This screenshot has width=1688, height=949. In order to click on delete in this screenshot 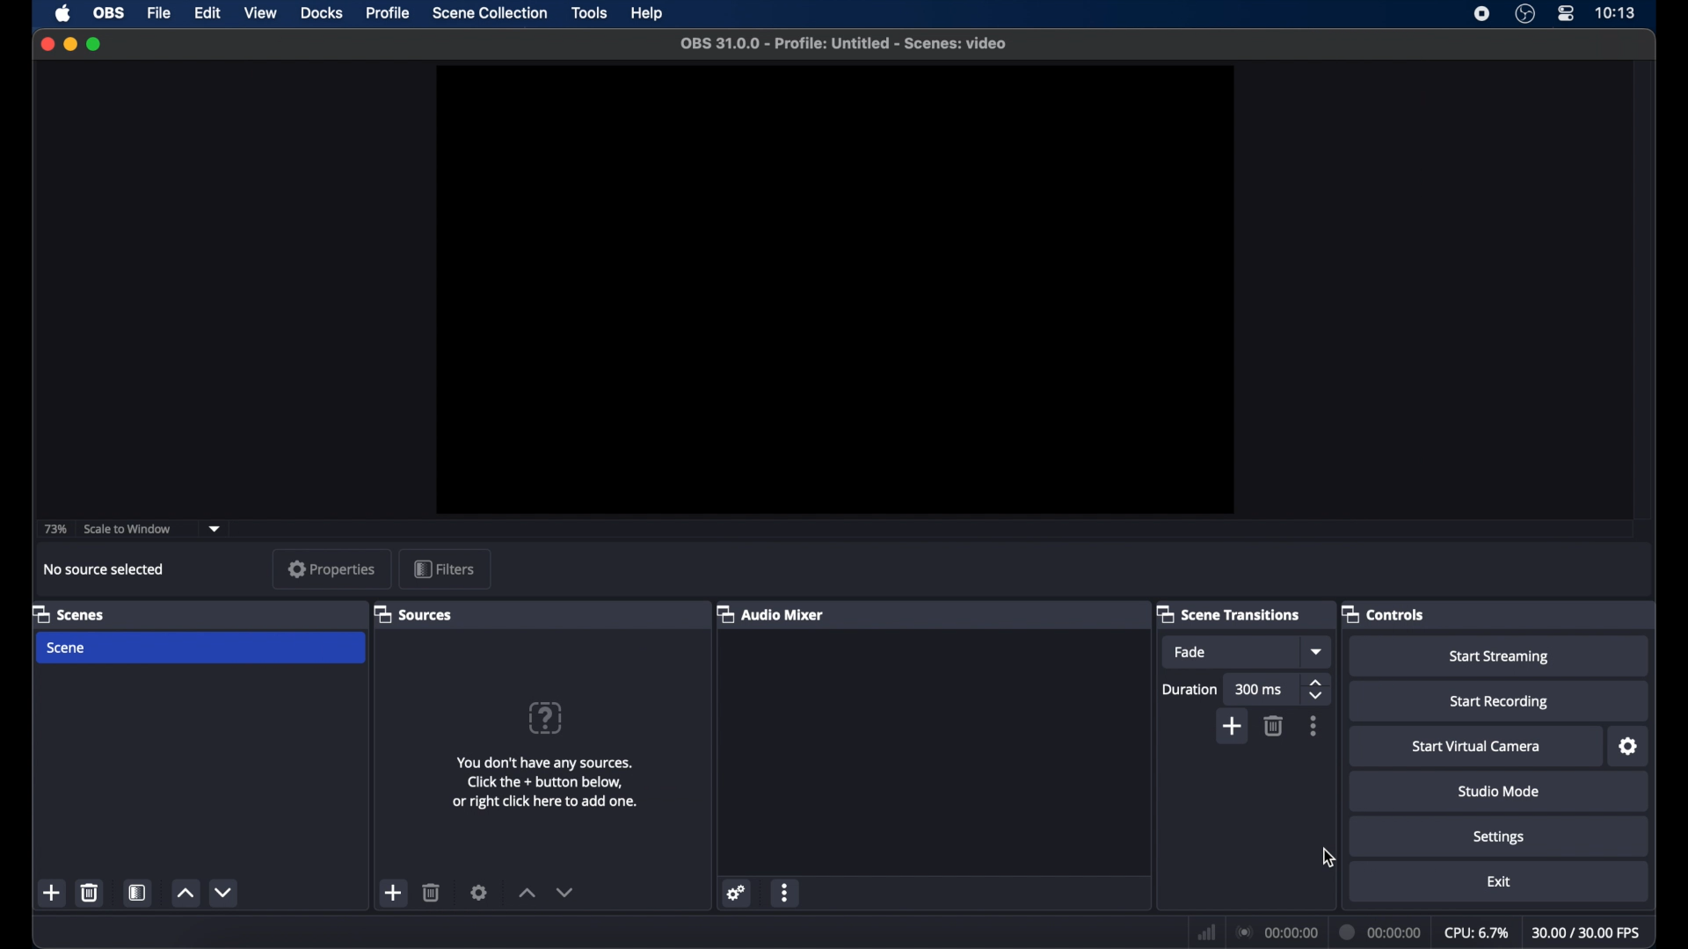, I will do `click(89, 892)`.